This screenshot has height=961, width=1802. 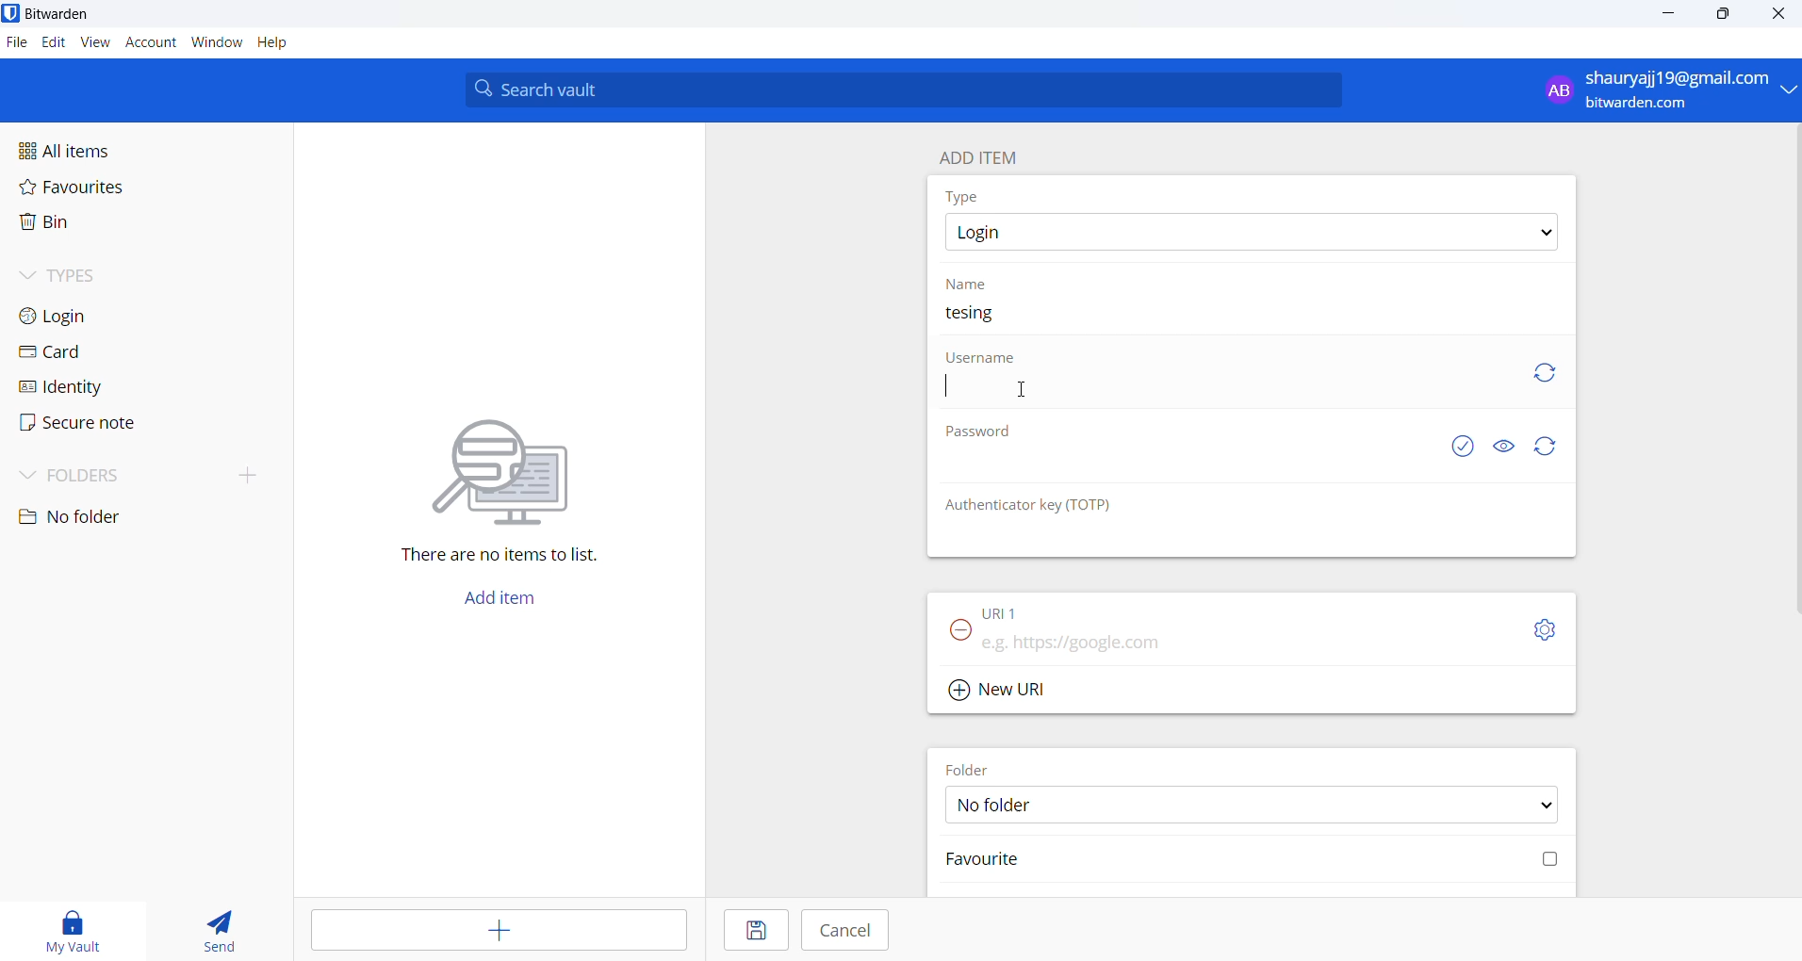 What do you see at coordinates (1228, 395) in the screenshot?
I see `username input box` at bounding box center [1228, 395].